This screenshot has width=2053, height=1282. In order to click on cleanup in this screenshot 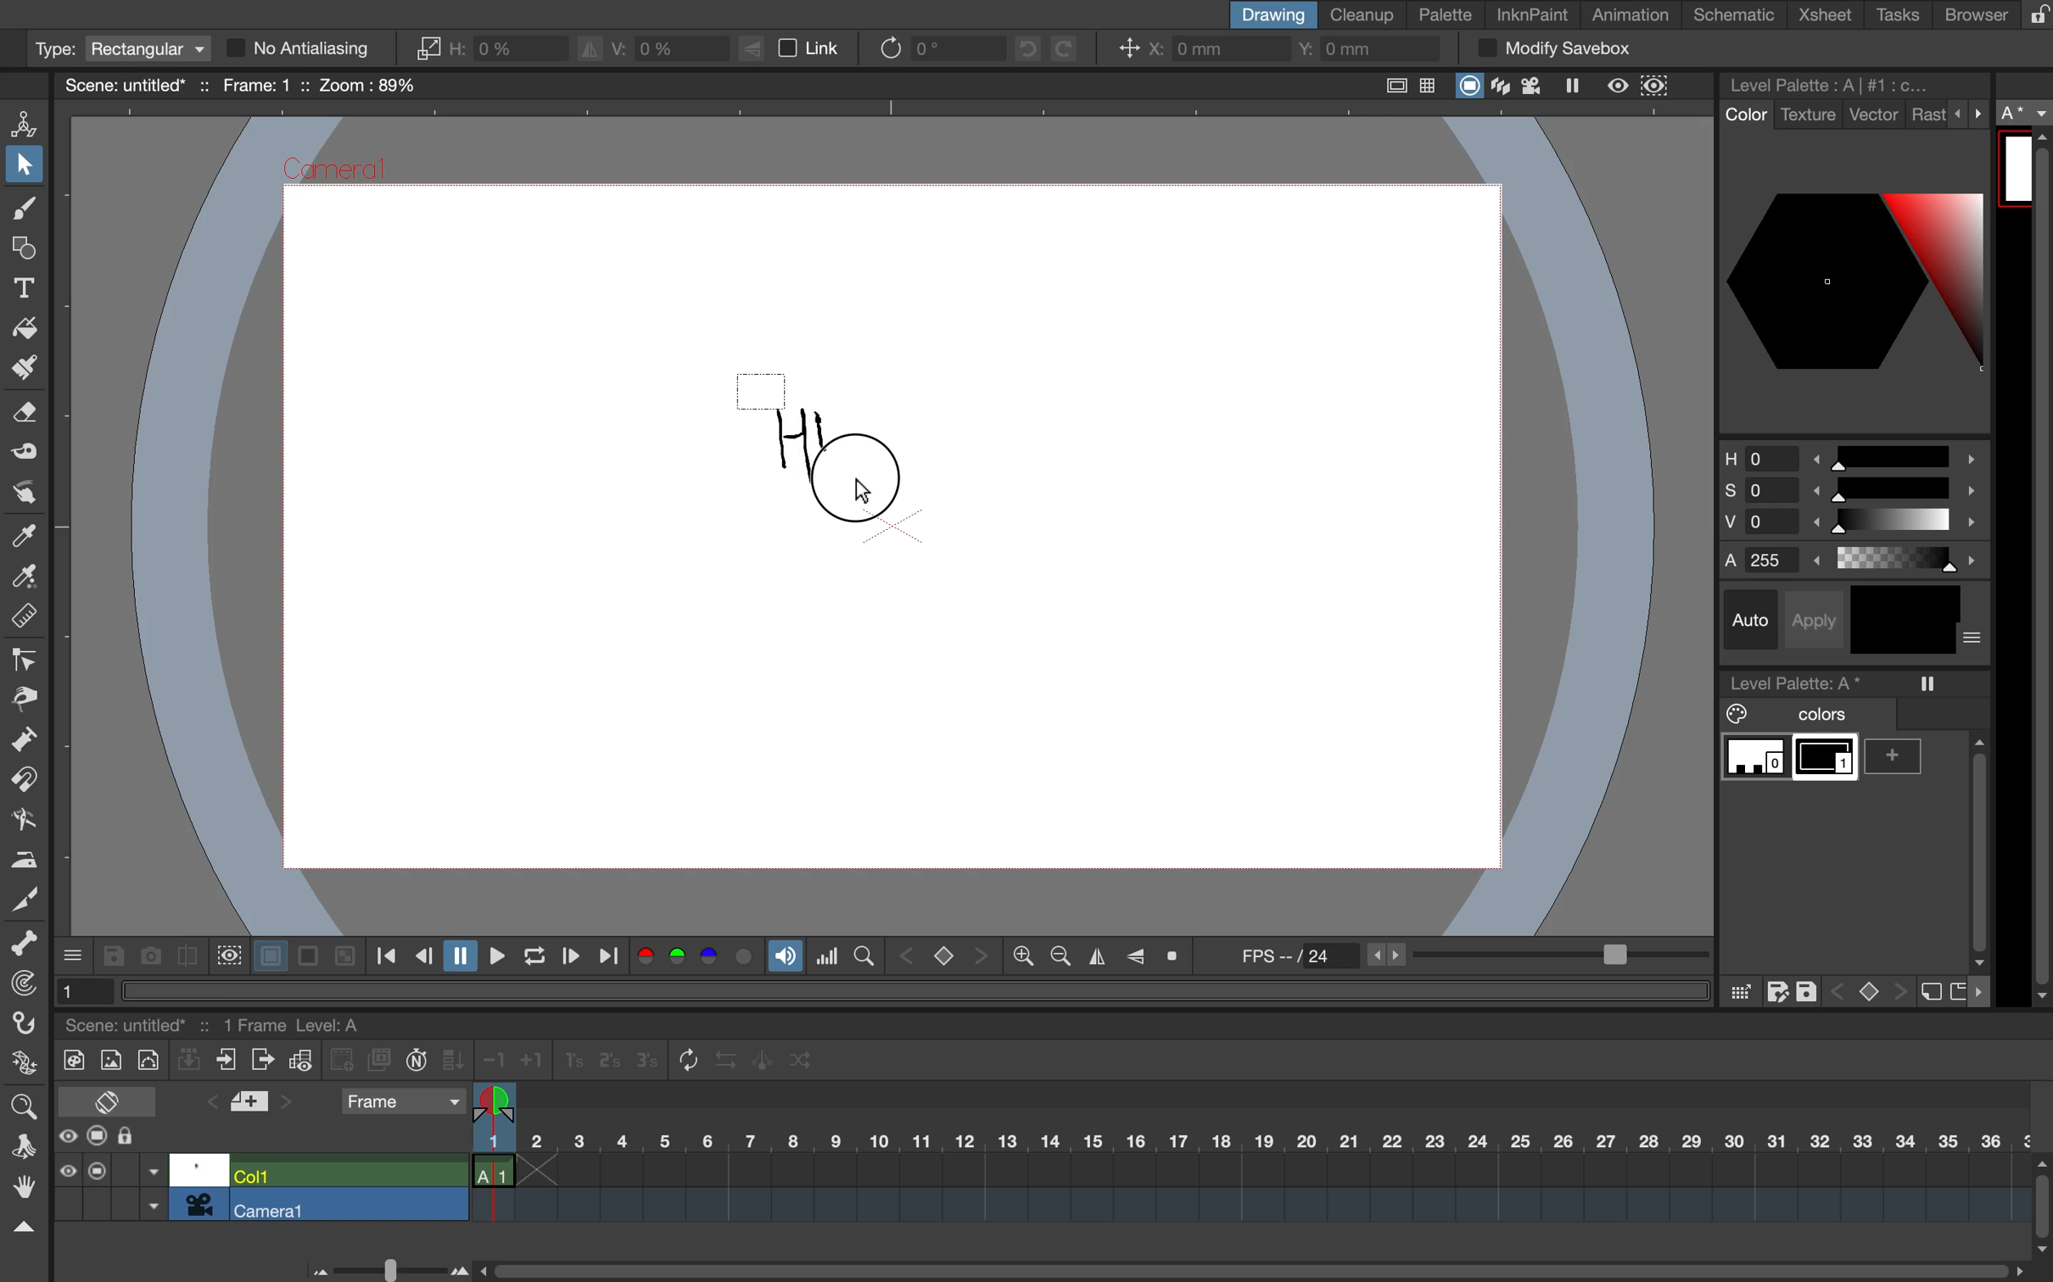, I will do `click(1363, 14)`.